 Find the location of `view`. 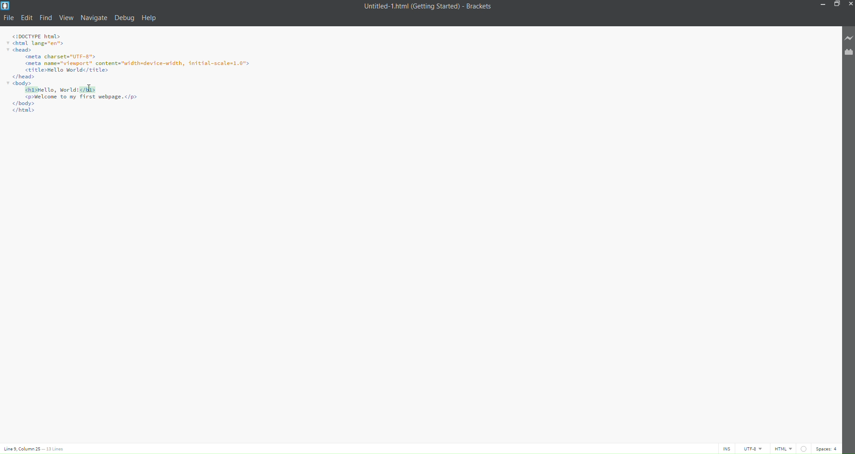

view is located at coordinates (66, 18).